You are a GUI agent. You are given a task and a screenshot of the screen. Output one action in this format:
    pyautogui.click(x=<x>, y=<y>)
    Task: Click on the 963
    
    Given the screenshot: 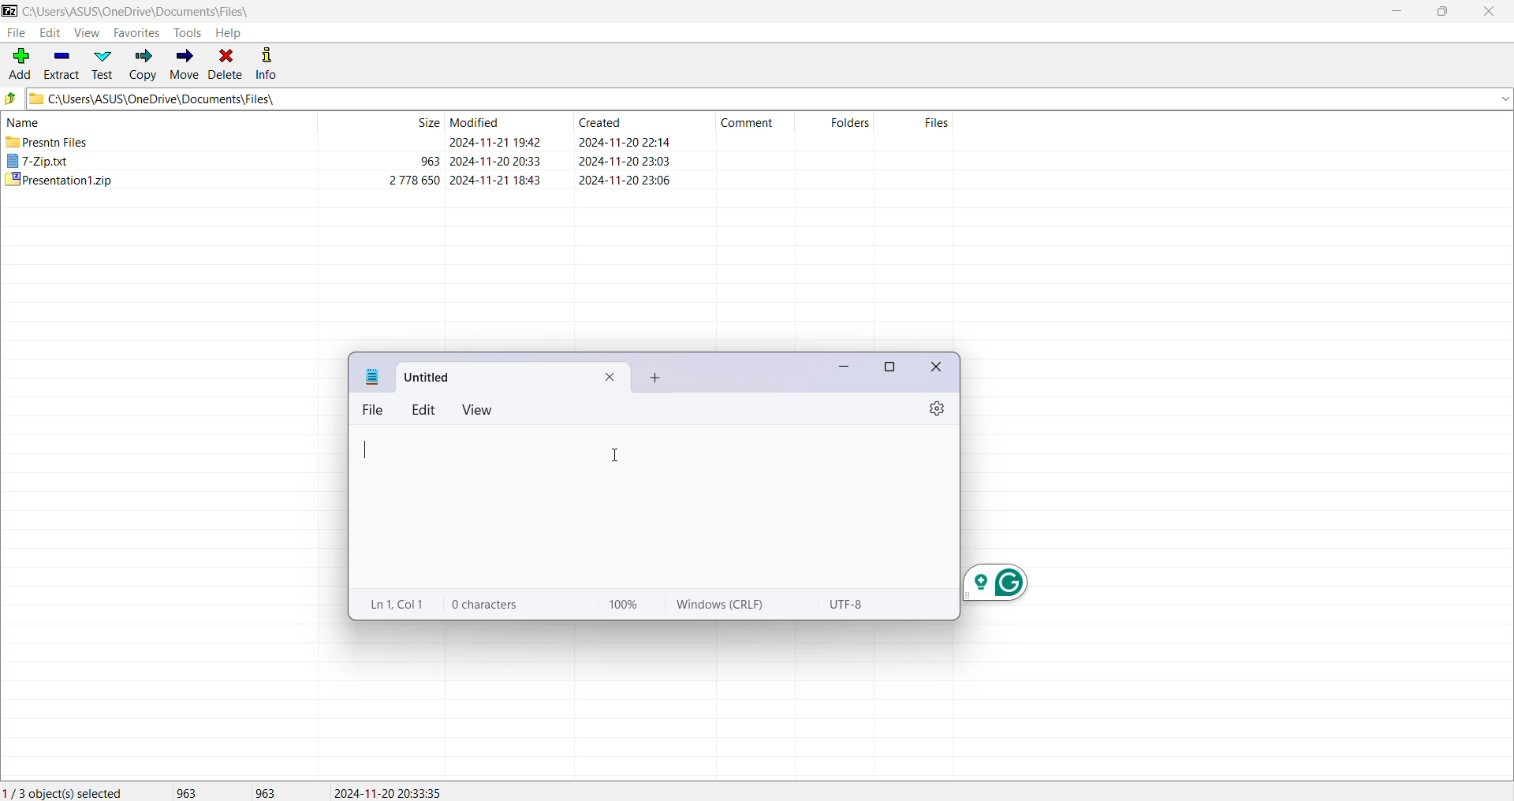 What is the action you would take?
    pyautogui.click(x=429, y=161)
    